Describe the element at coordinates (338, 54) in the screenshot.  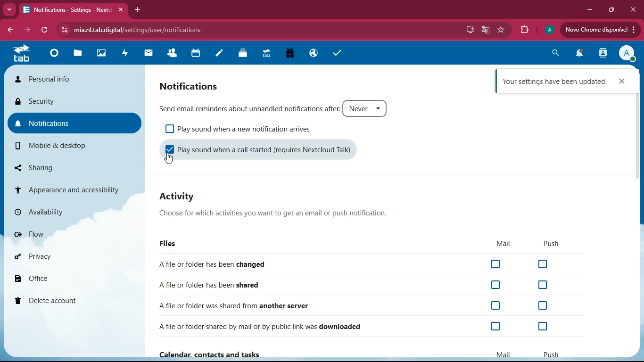
I see `tasks` at that location.